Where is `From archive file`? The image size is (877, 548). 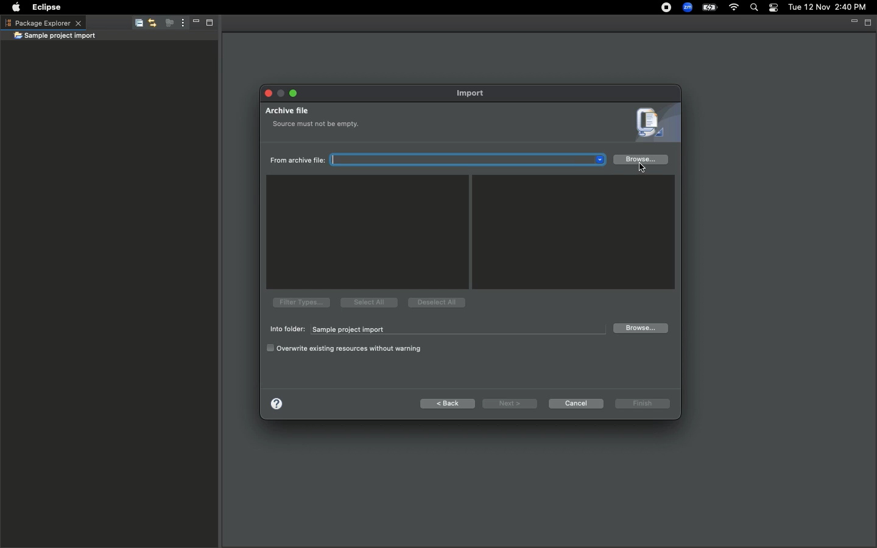
From archive file is located at coordinates (440, 160).